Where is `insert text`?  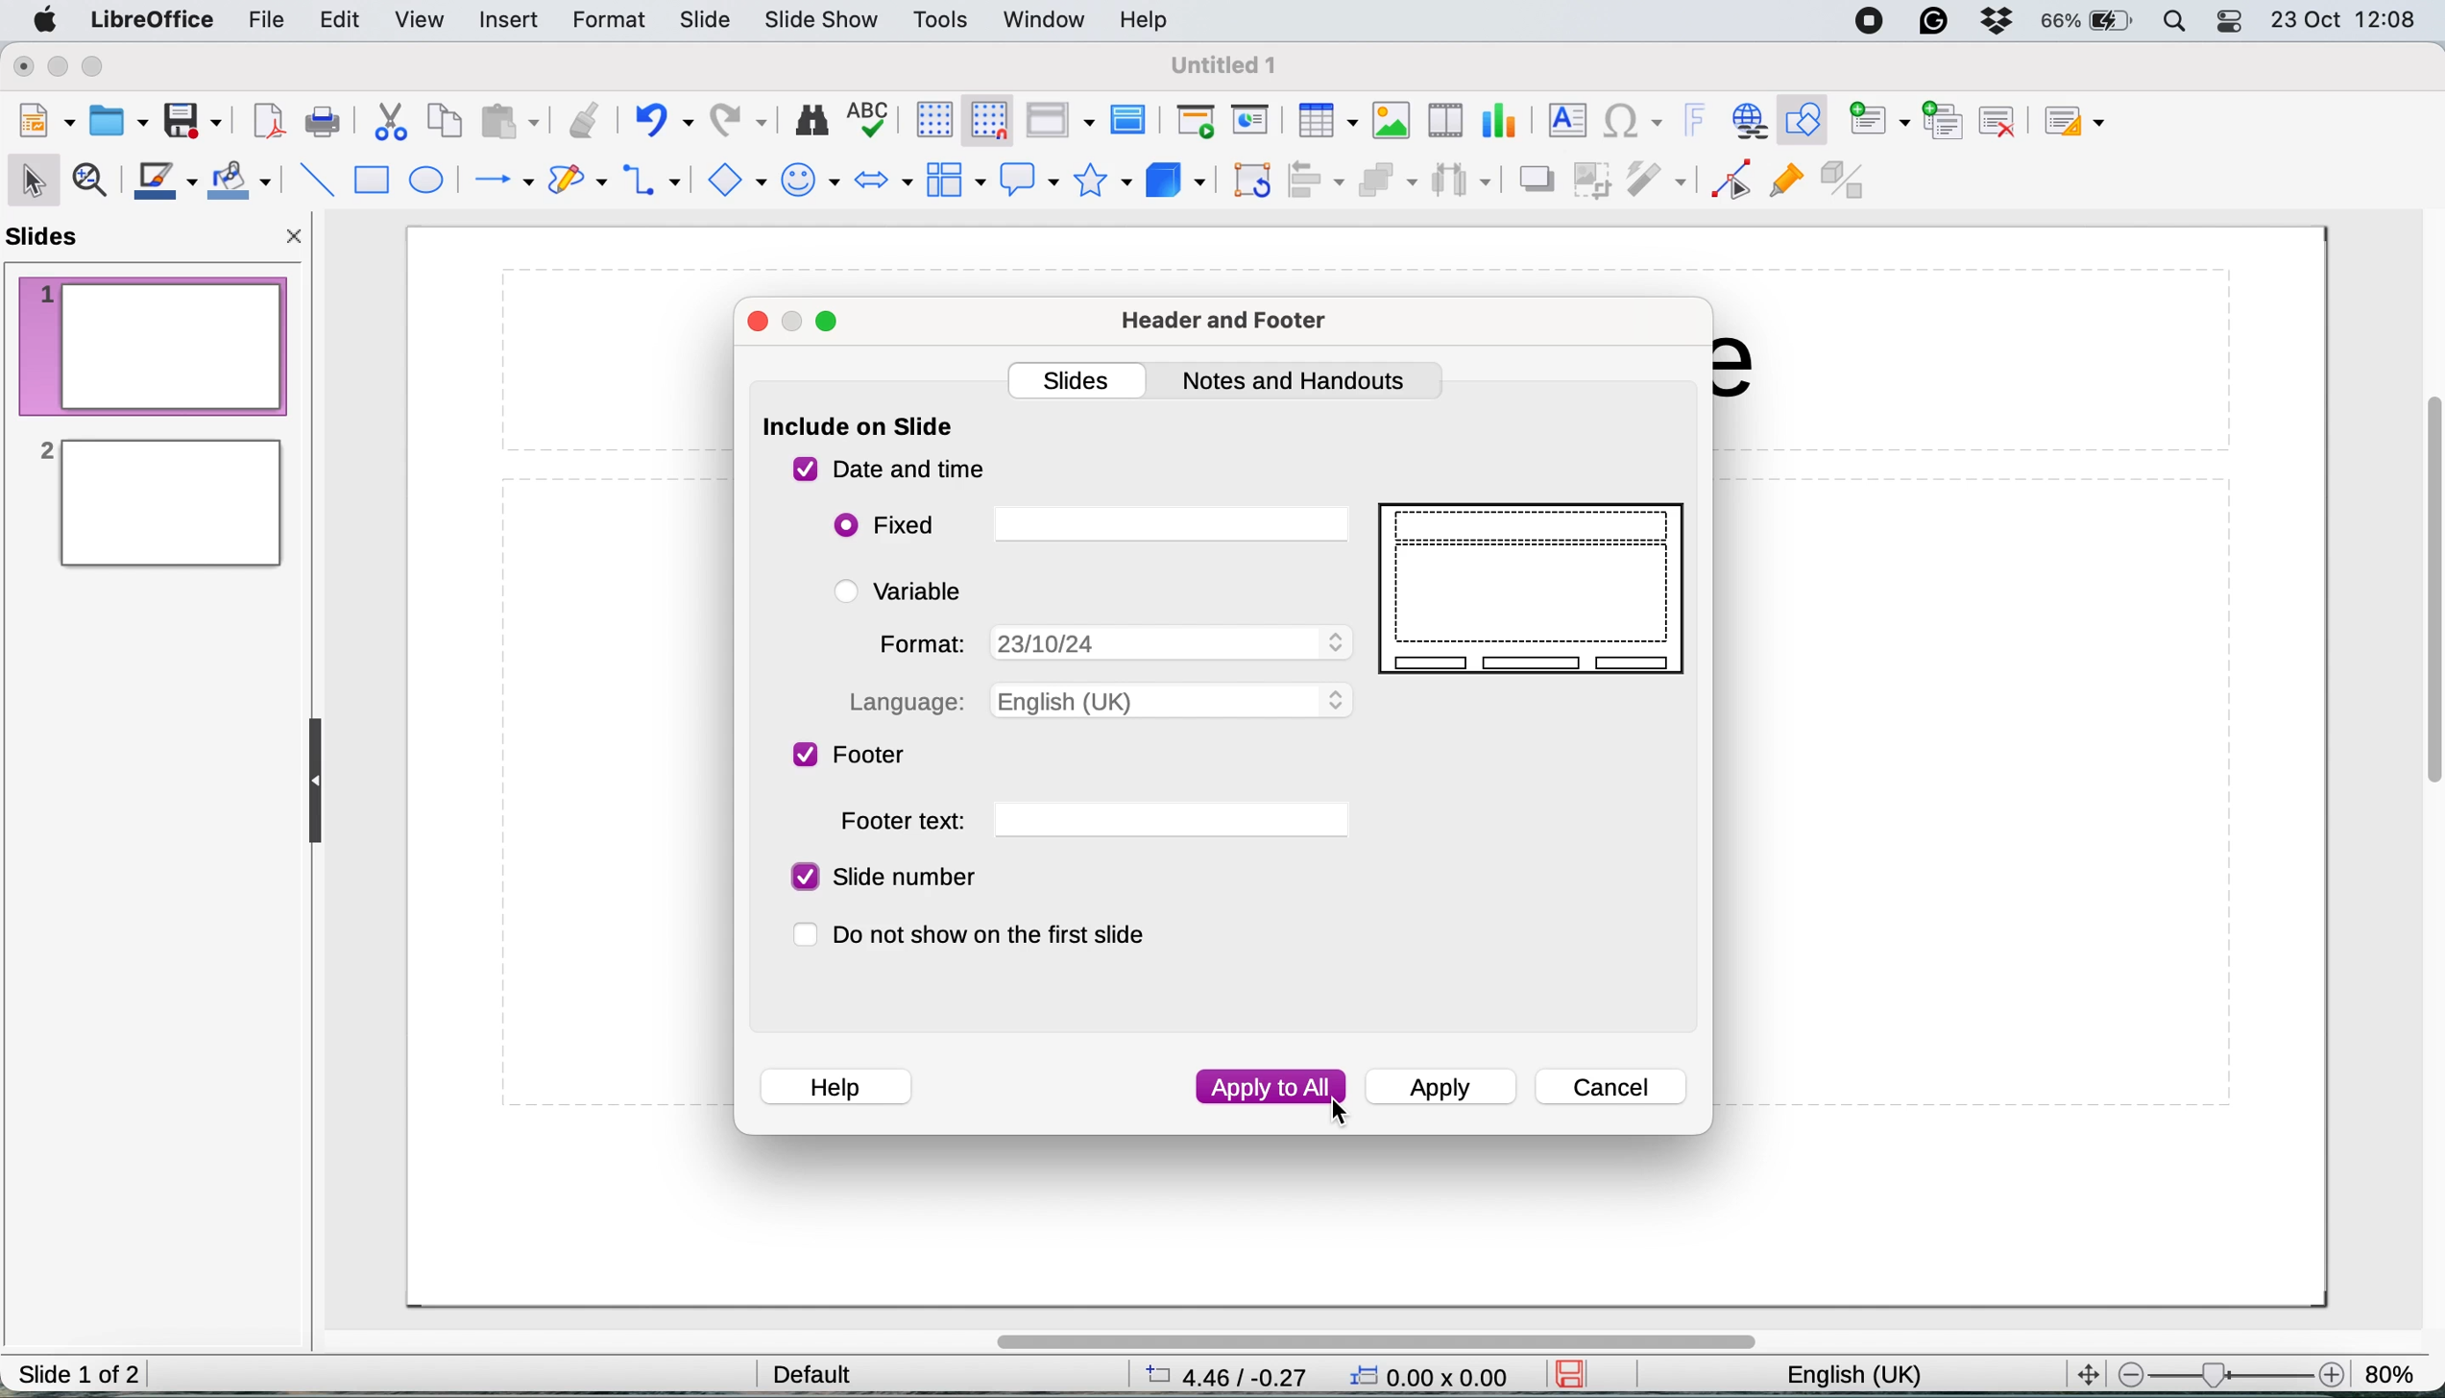
insert text is located at coordinates (1563, 119).